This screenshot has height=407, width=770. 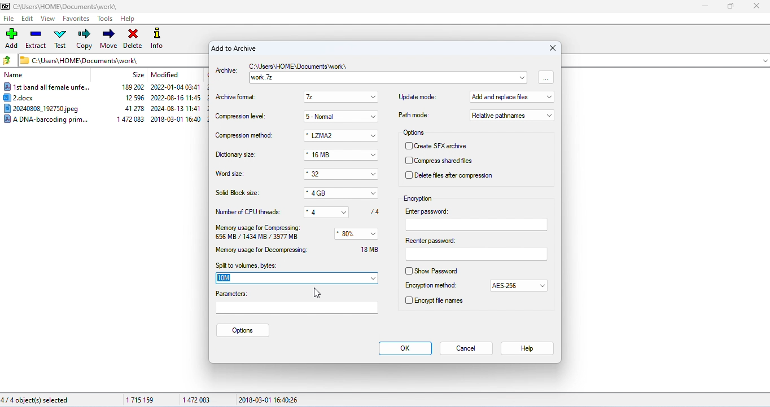 I want to click on split to volumes. bytes: , so click(x=246, y=266).